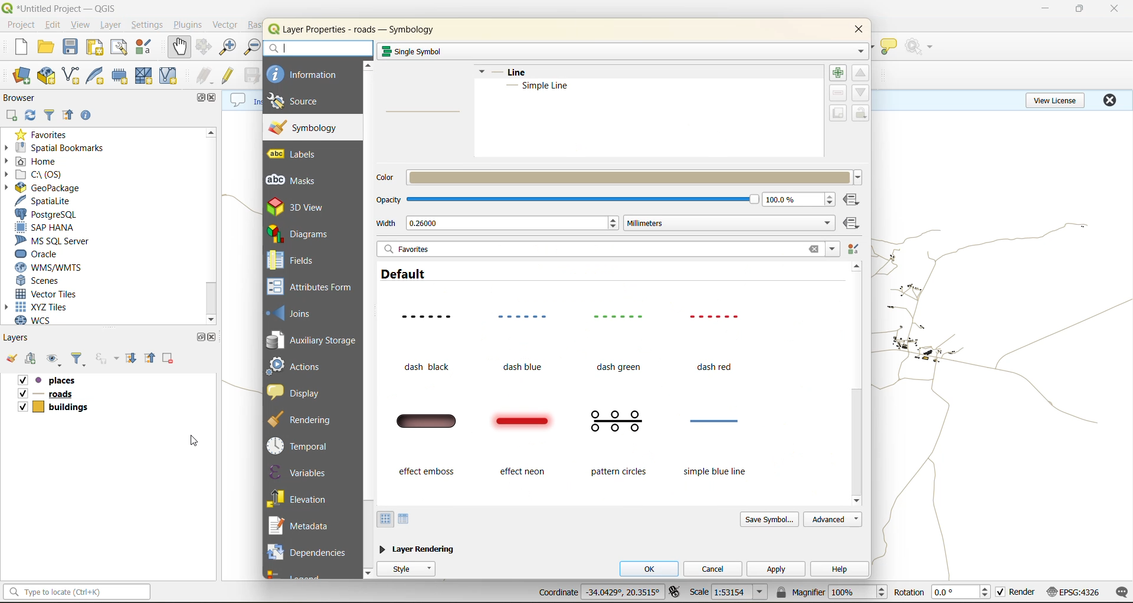  What do you see at coordinates (29, 360) in the screenshot?
I see `add` at bounding box center [29, 360].